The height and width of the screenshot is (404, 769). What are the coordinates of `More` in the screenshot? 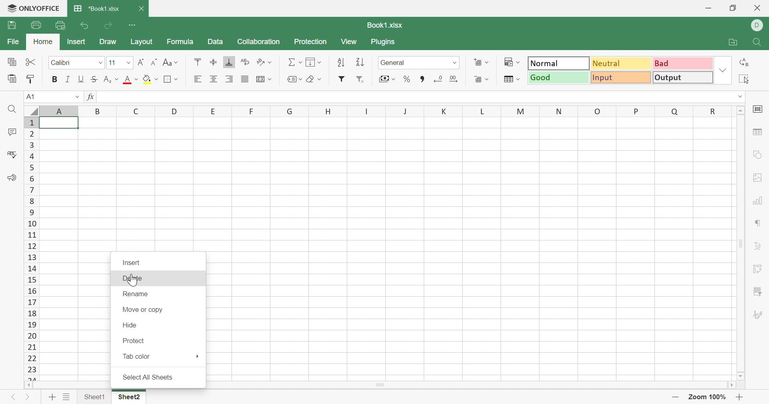 It's located at (197, 356).